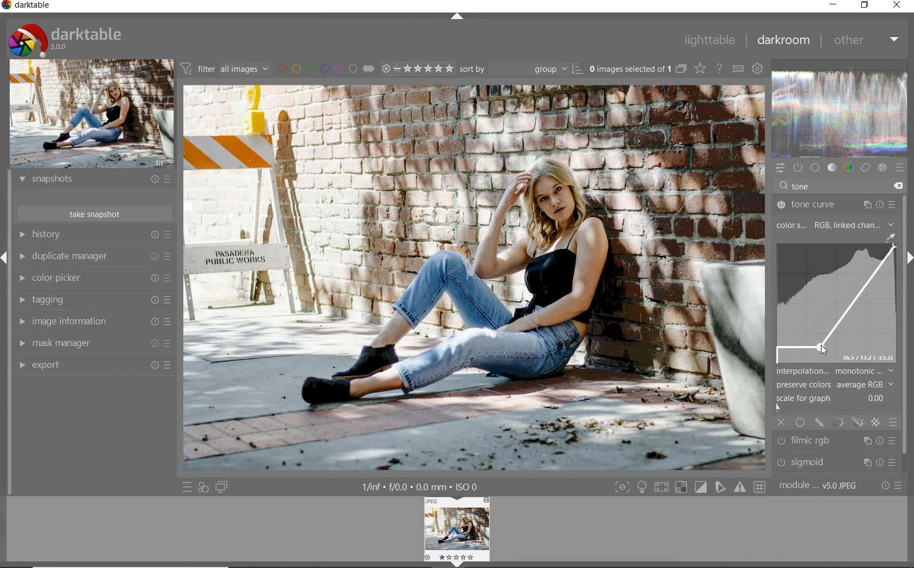 The width and height of the screenshot is (914, 568). I want to click on mask manager, so click(92, 342).